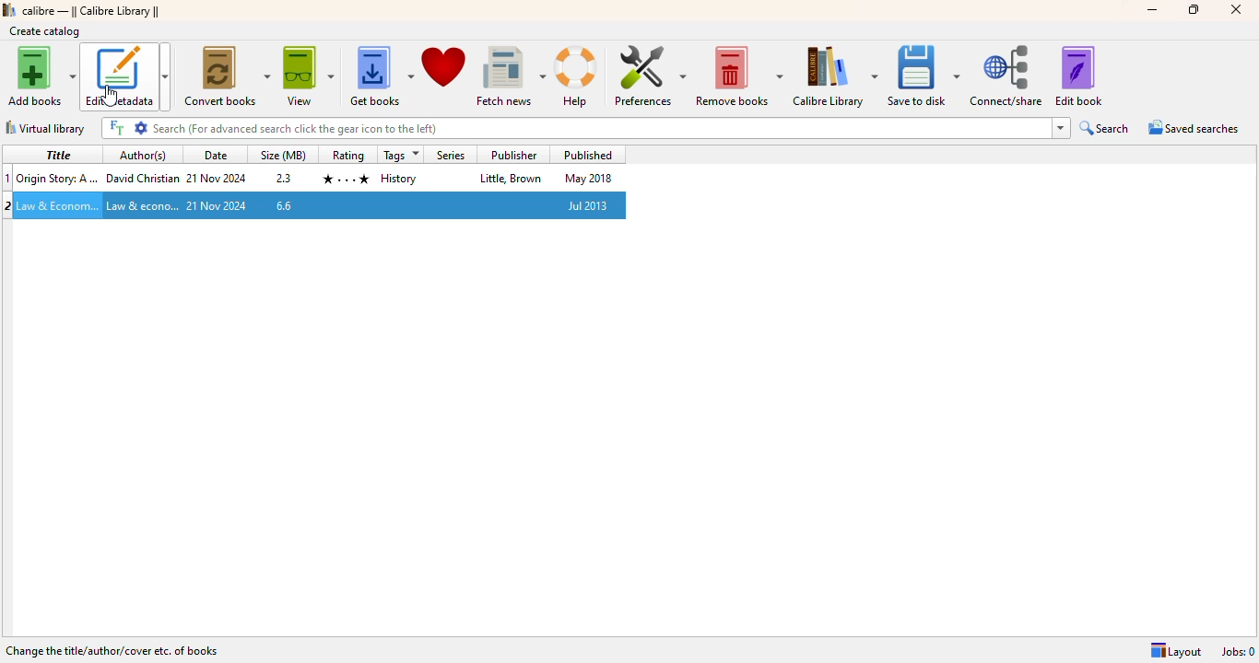 The image size is (1259, 663). I want to click on saved searches, so click(1192, 128).